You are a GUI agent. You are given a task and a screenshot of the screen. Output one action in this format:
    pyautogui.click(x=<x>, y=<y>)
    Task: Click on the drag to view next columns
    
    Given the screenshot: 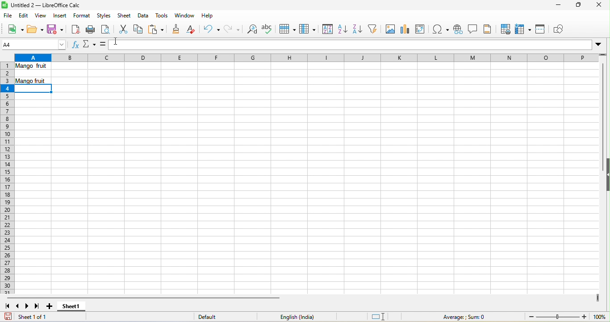 What is the action you would take?
    pyautogui.click(x=599, y=298)
    